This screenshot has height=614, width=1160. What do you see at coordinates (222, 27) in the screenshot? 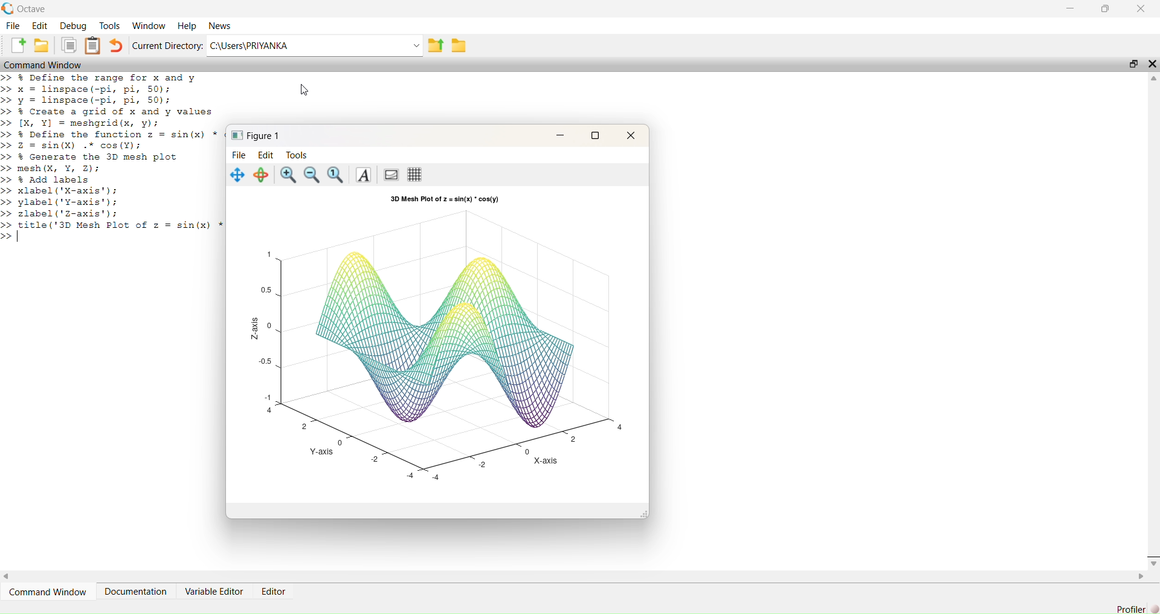
I see `News` at bounding box center [222, 27].